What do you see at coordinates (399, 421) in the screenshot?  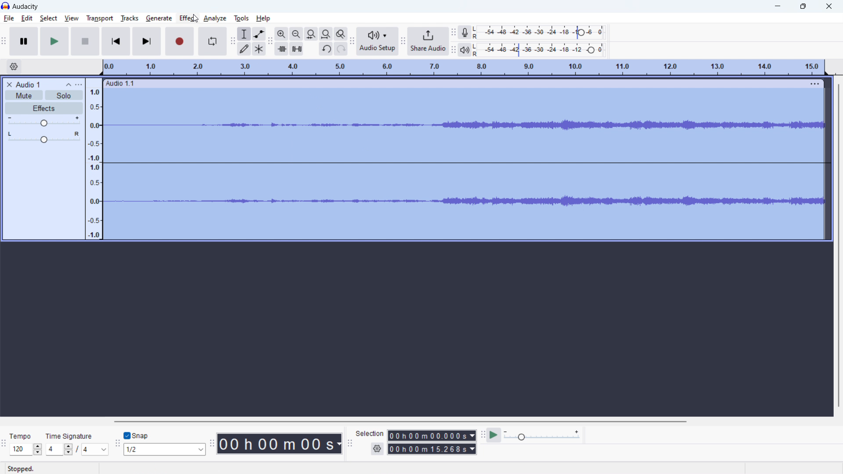 I see `horizontal scrollbar` at bounding box center [399, 421].